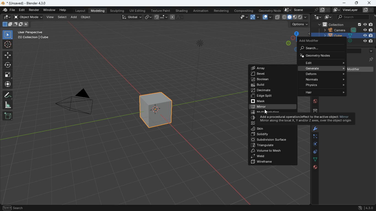 The width and height of the screenshot is (376, 211). What do you see at coordinates (371, 30) in the screenshot?
I see `` at bounding box center [371, 30].